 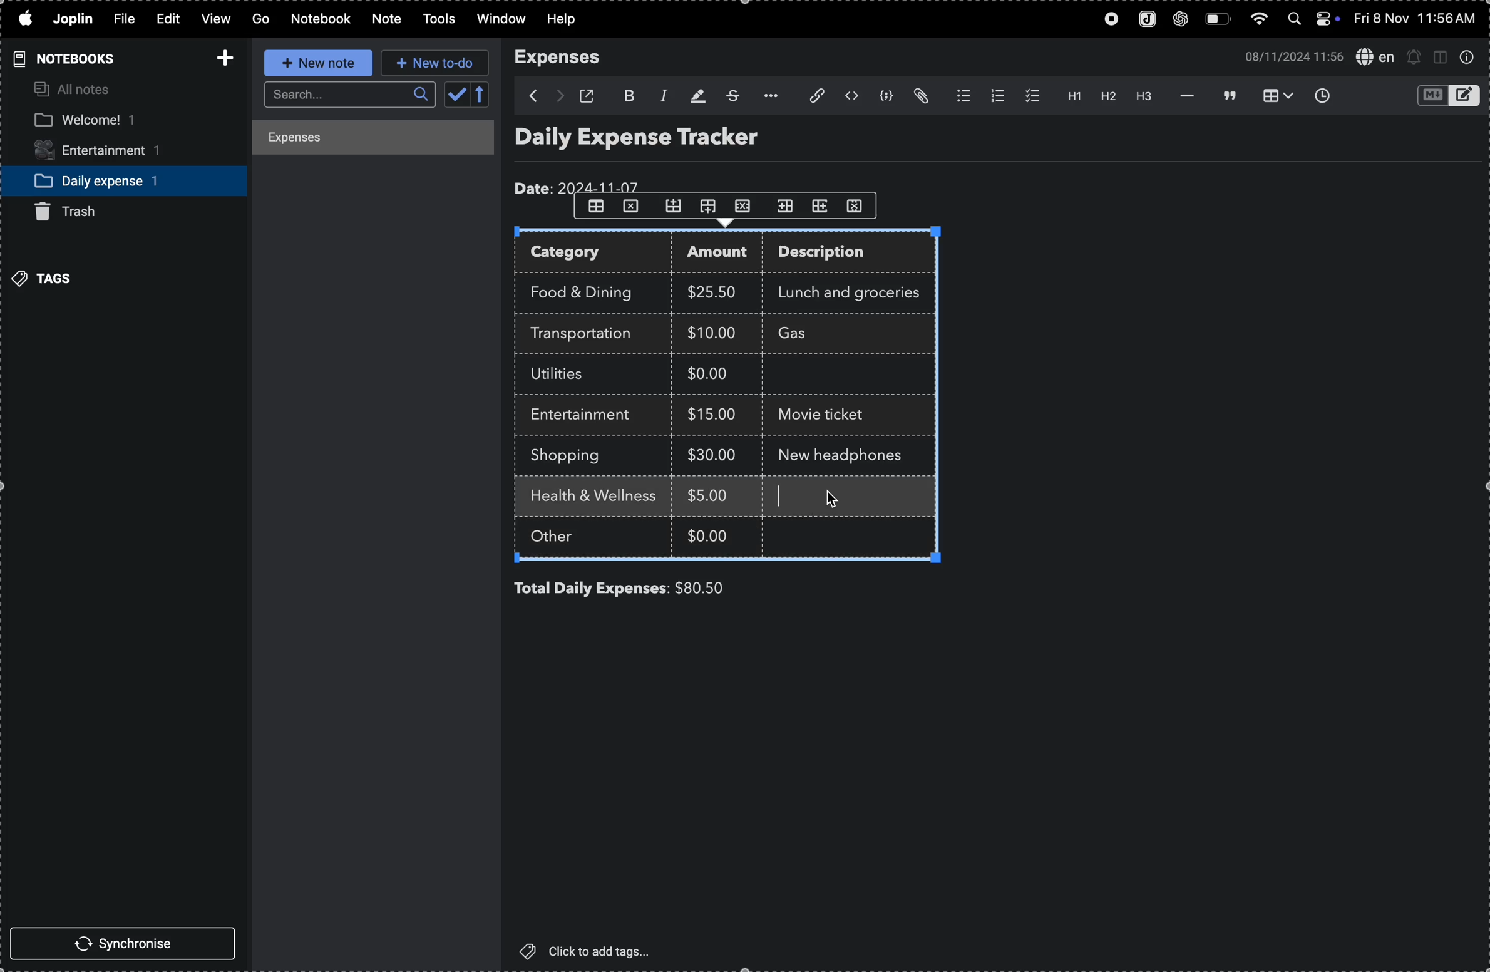 I want to click on trash, so click(x=76, y=212).